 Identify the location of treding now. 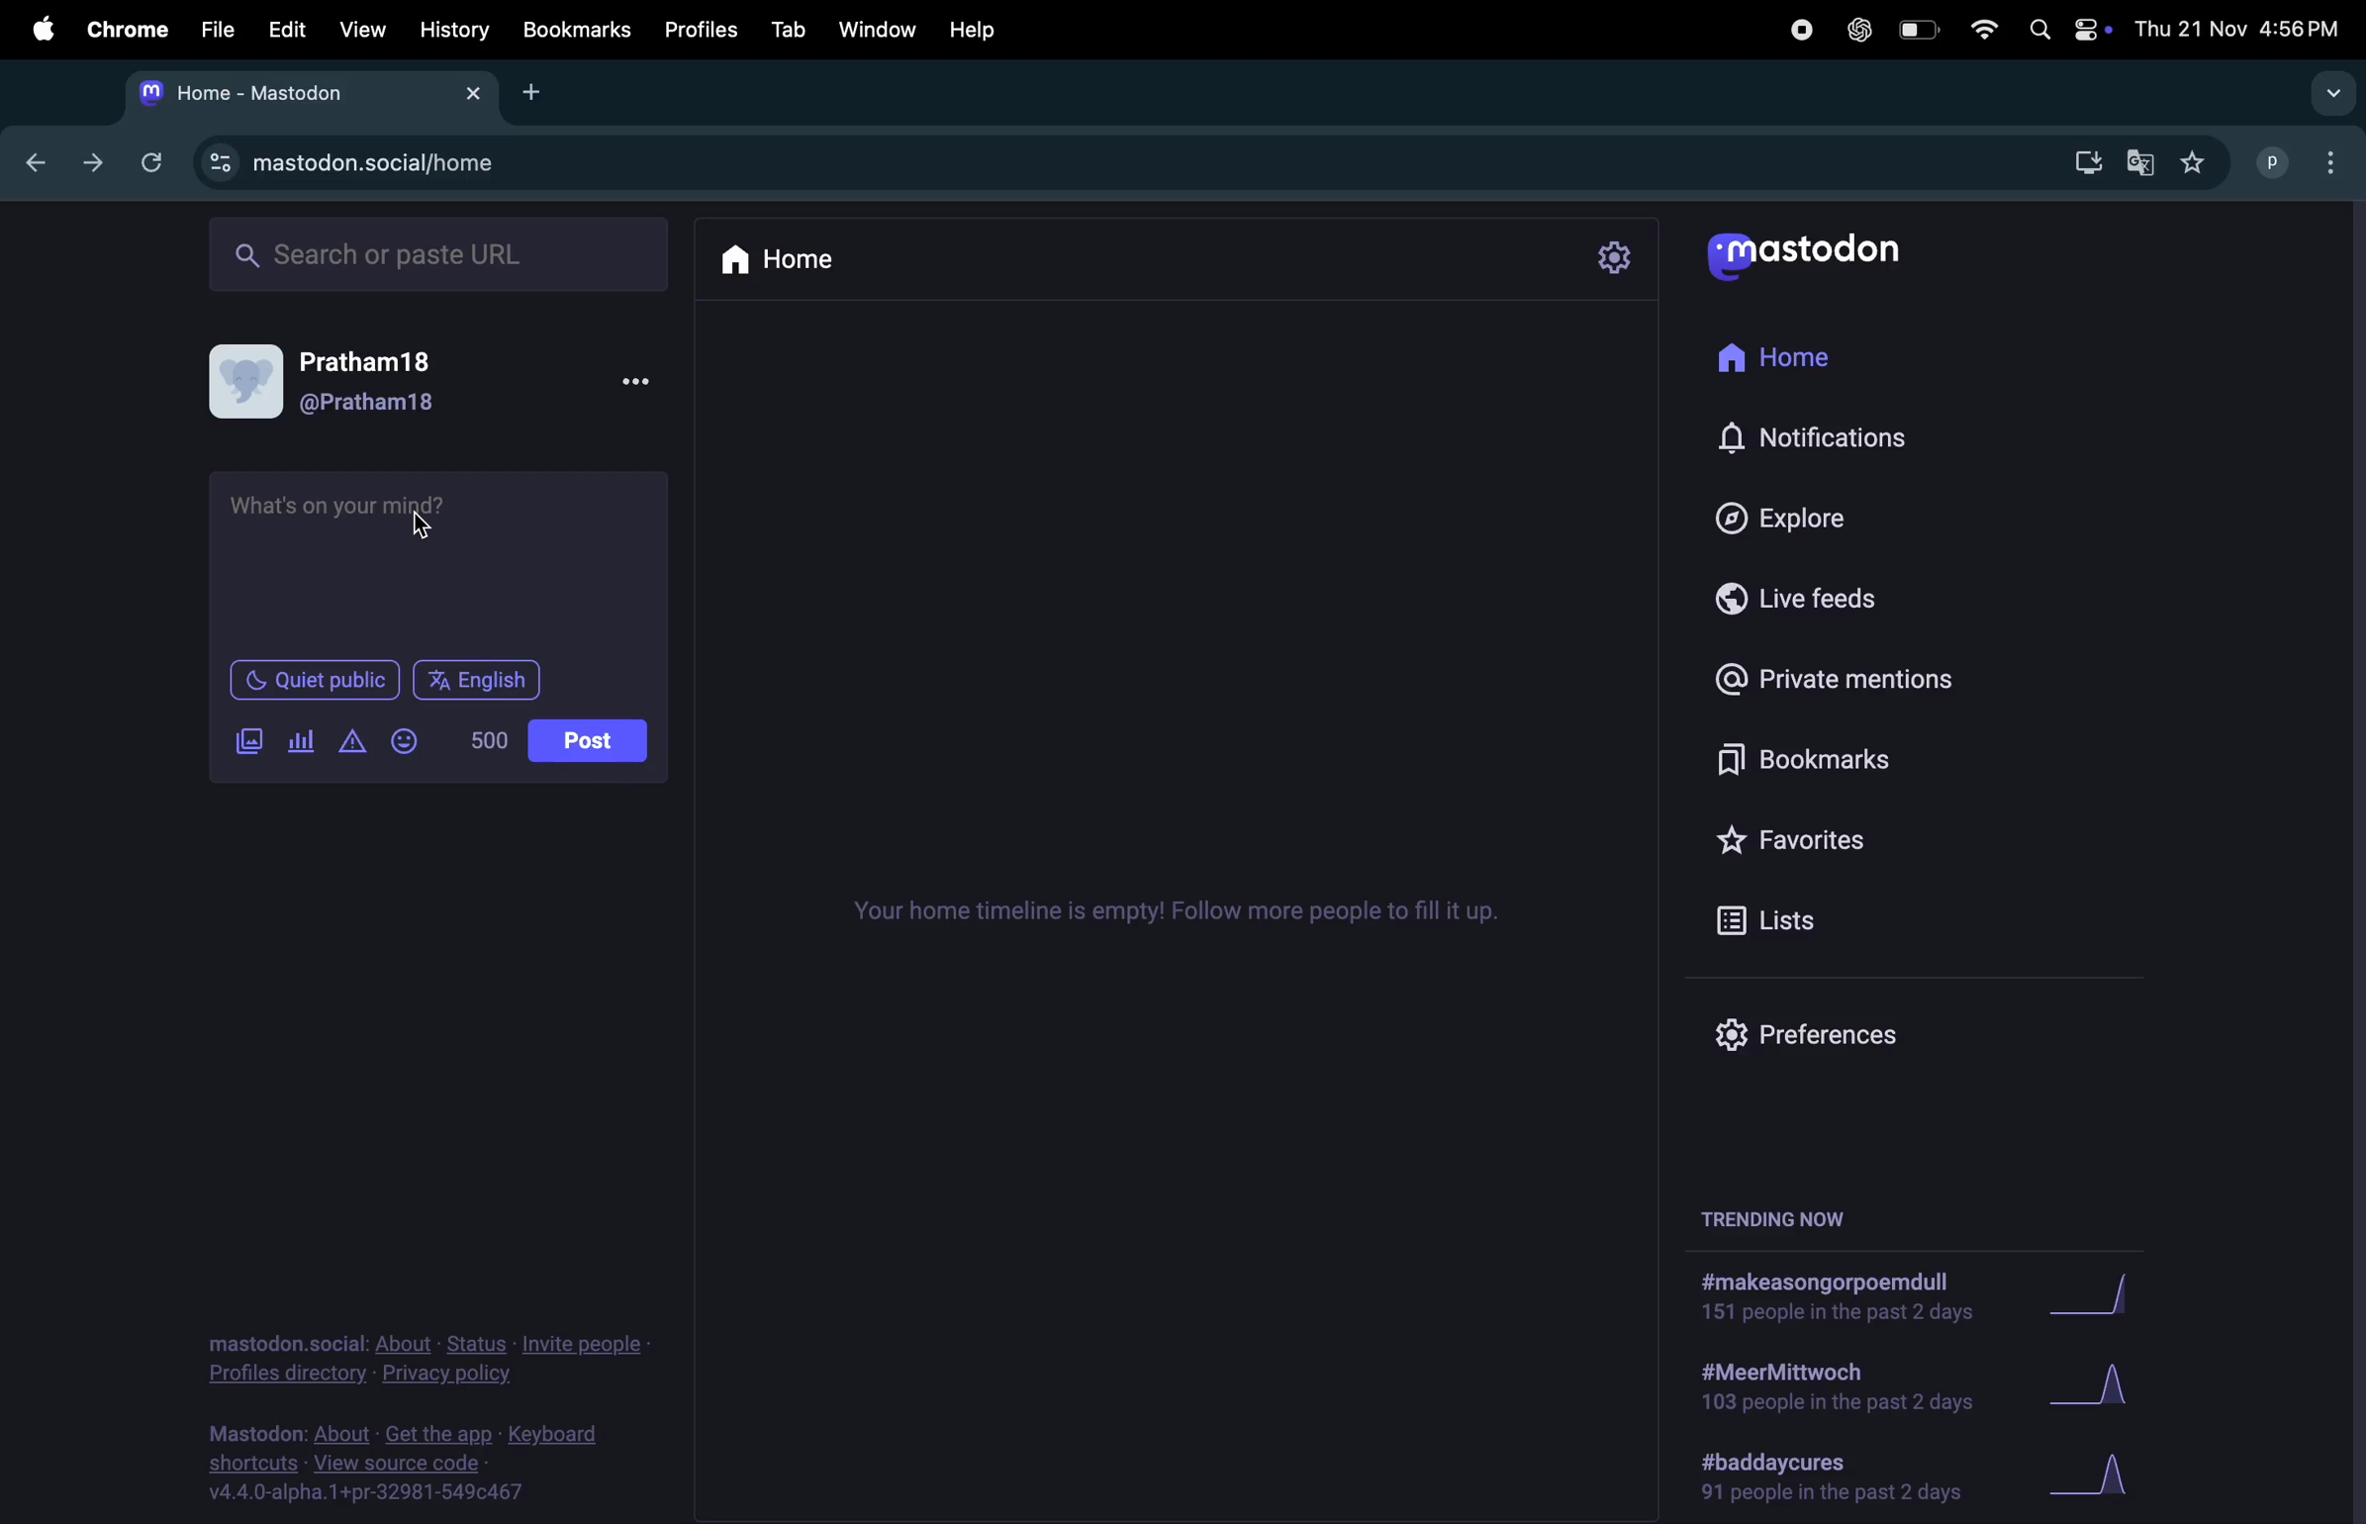
(1776, 1218).